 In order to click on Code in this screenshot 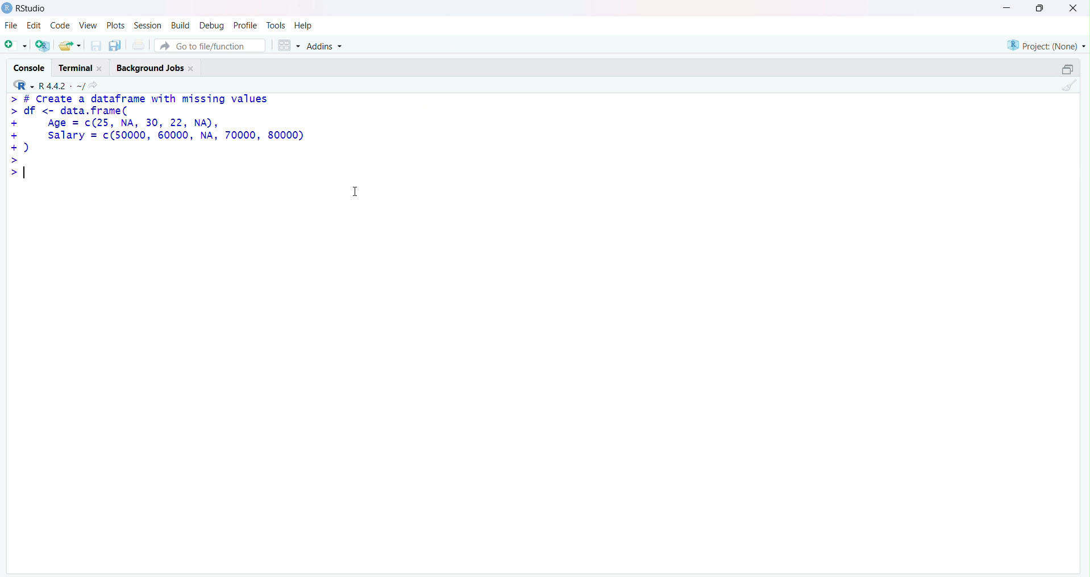, I will do `click(61, 26)`.